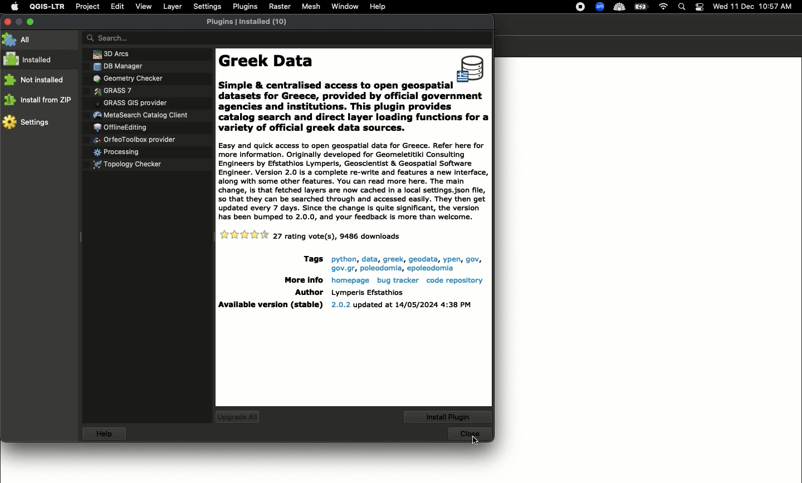 This screenshot has height=483, width=802. I want to click on Plugins, so click(244, 6).